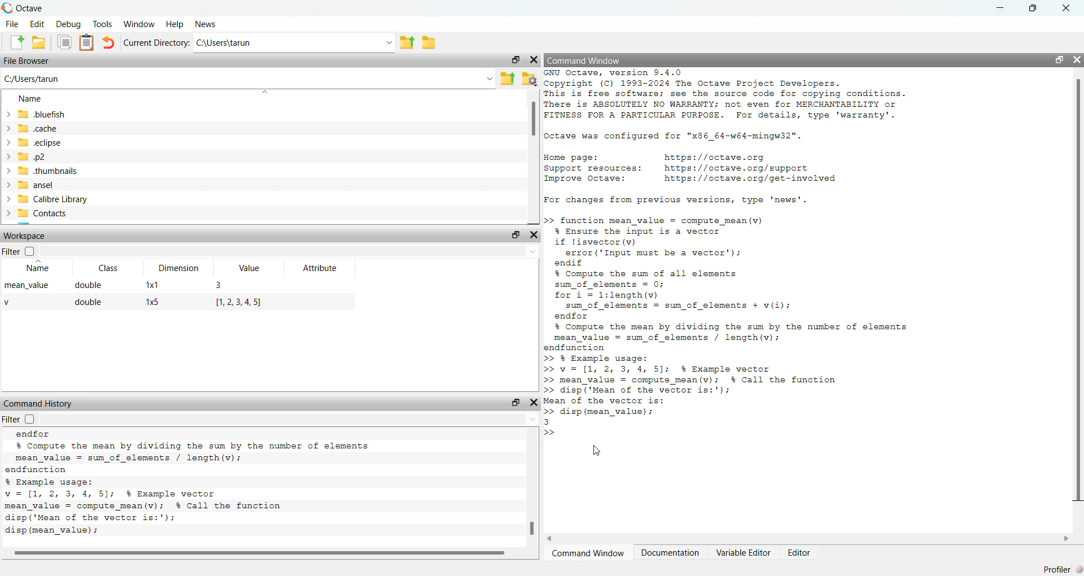 The height and width of the screenshot is (576, 1084). Describe the element at coordinates (551, 539) in the screenshot. I see `scroll left` at that location.